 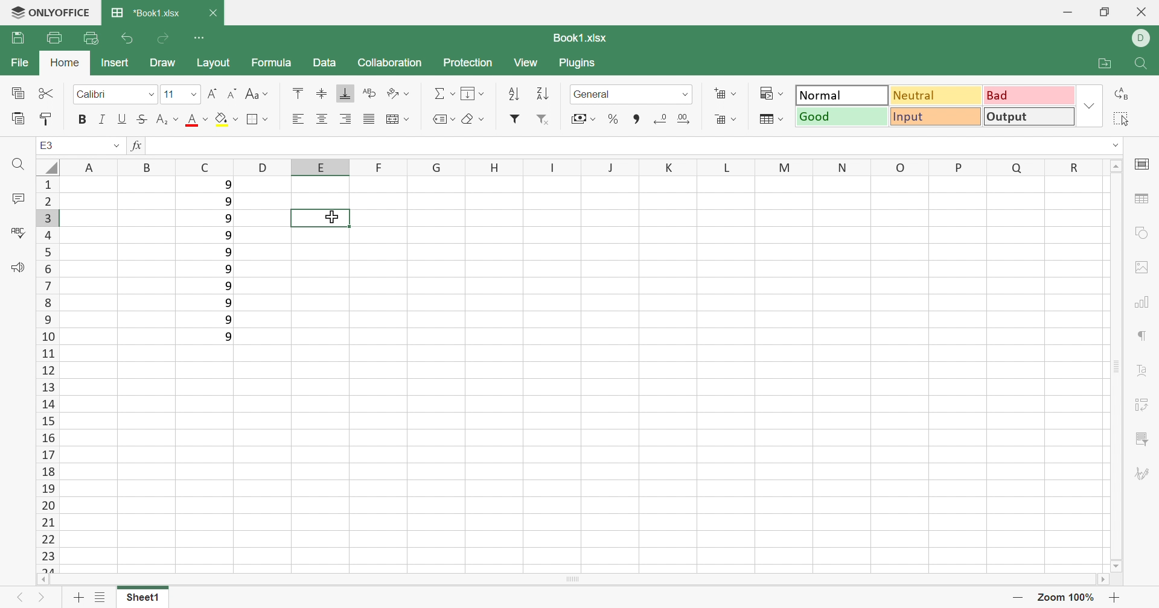 What do you see at coordinates (1027, 96) in the screenshot?
I see `Bad` at bounding box center [1027, 96].